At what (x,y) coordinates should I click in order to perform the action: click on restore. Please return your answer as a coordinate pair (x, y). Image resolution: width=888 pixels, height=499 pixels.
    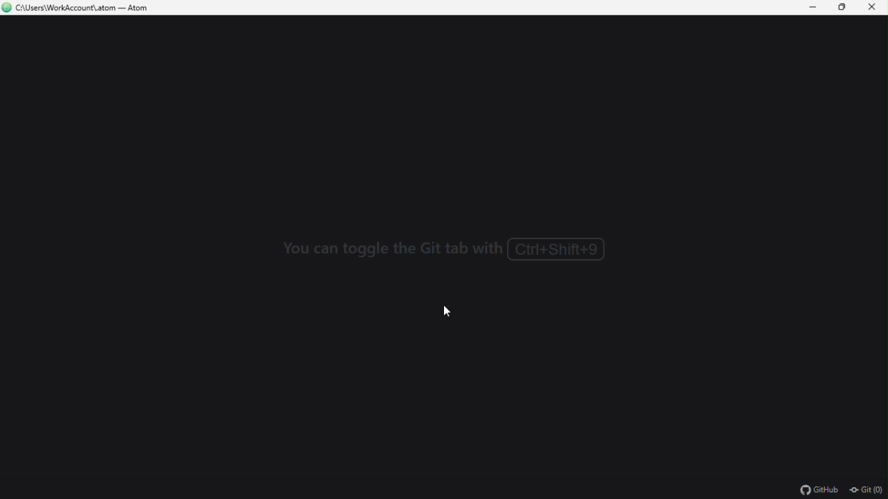
    Looking at the image, I should click on (843, 8).